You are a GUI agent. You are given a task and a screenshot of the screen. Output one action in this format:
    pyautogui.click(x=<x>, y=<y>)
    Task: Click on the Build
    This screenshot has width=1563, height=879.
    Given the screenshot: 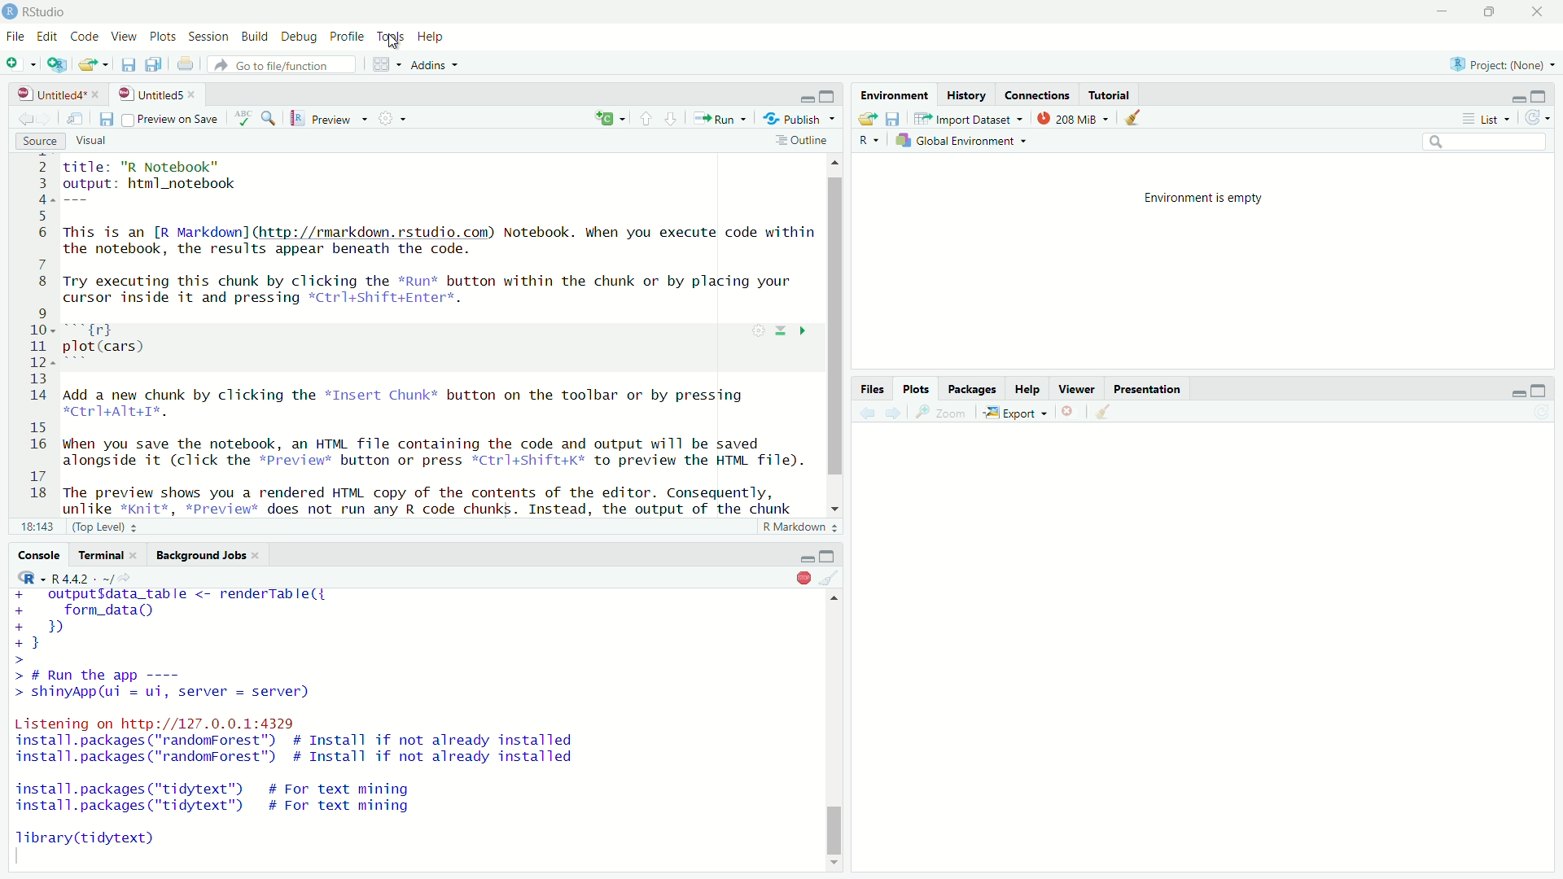 What is the action you would take?
    pyautogui.click(x=256, y=37)
    